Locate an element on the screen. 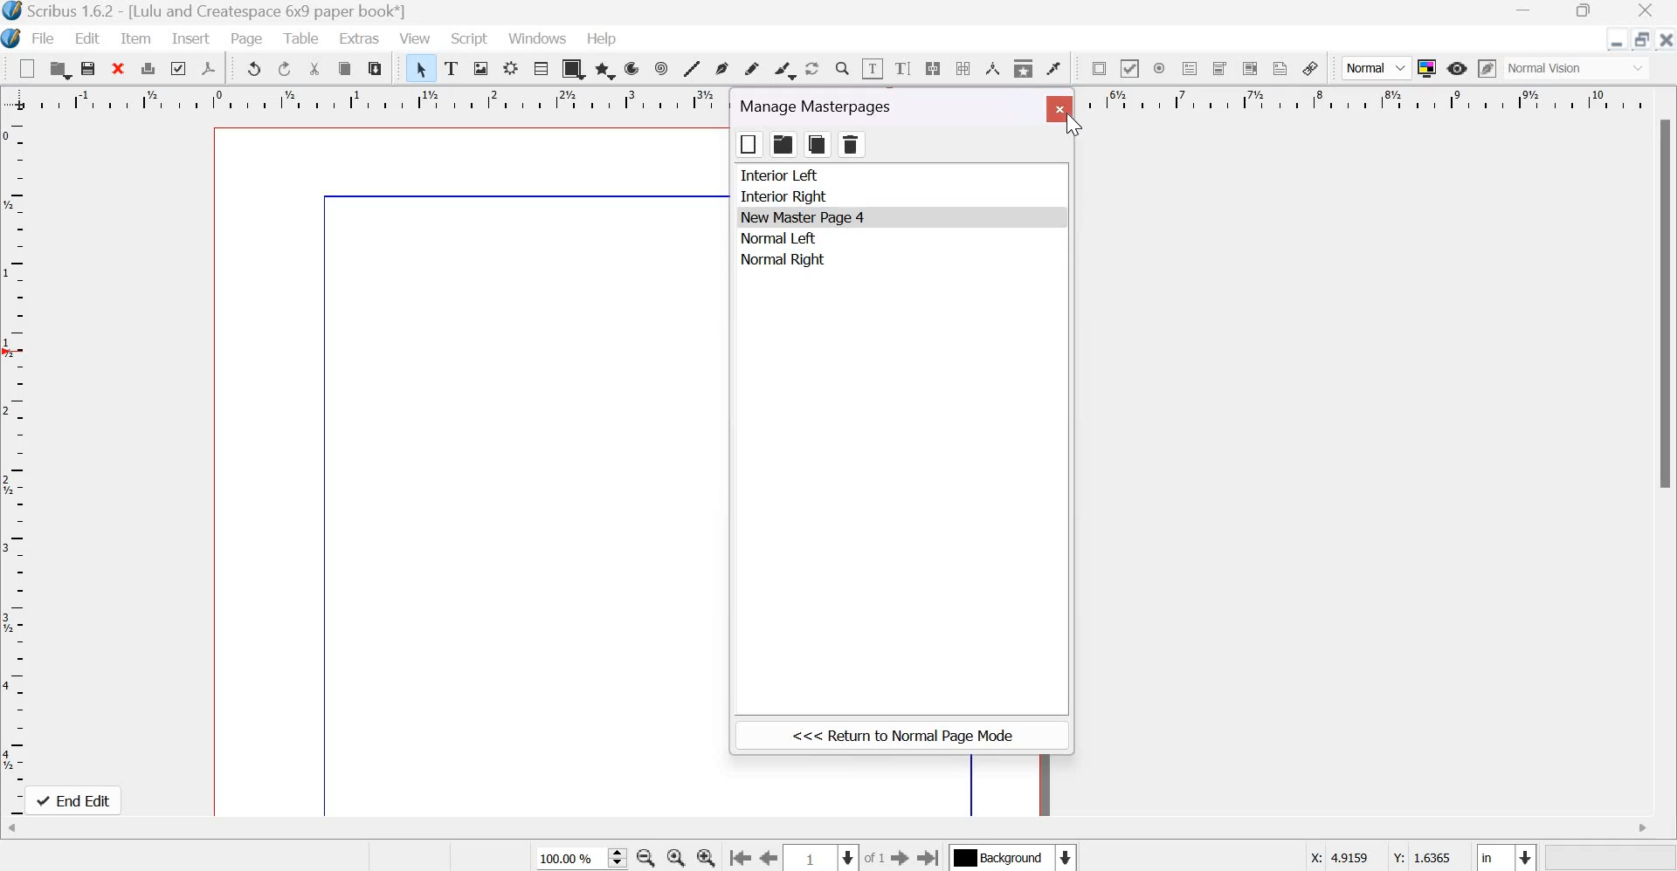  save is located at coordinates (89, 68).